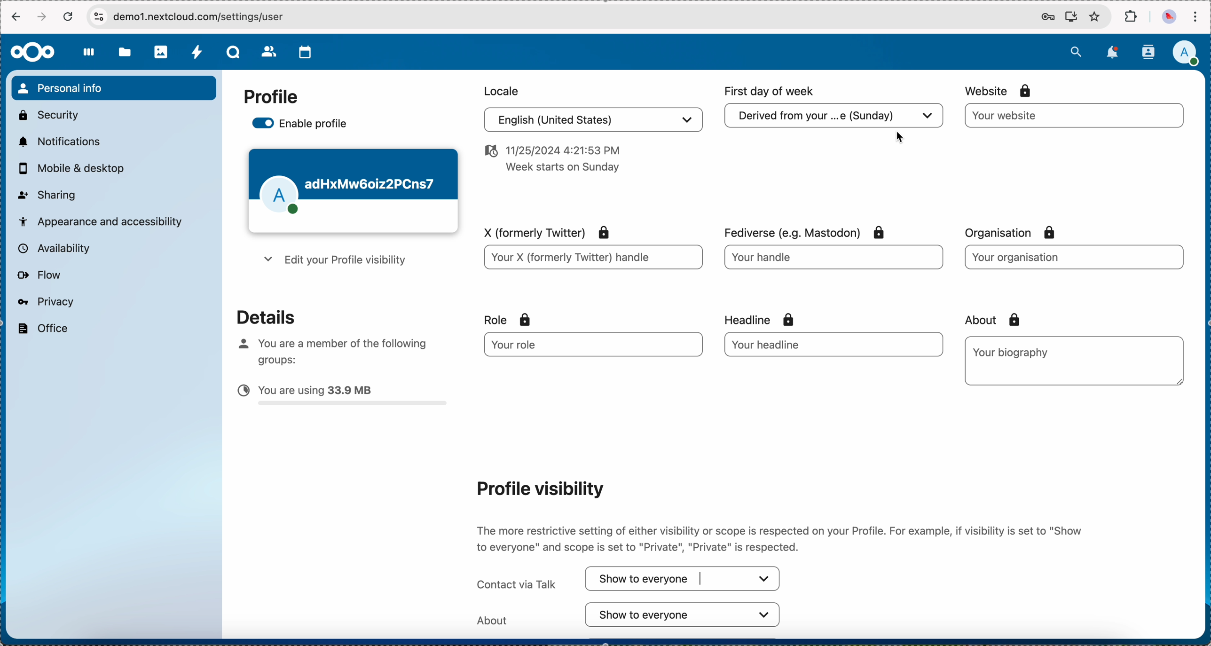 This screenshot has height=646, width=1211. What do you see at coordinates (1201, 319) in the screenshot?
I see `scroll bar` at bounding box center [1201, 319].